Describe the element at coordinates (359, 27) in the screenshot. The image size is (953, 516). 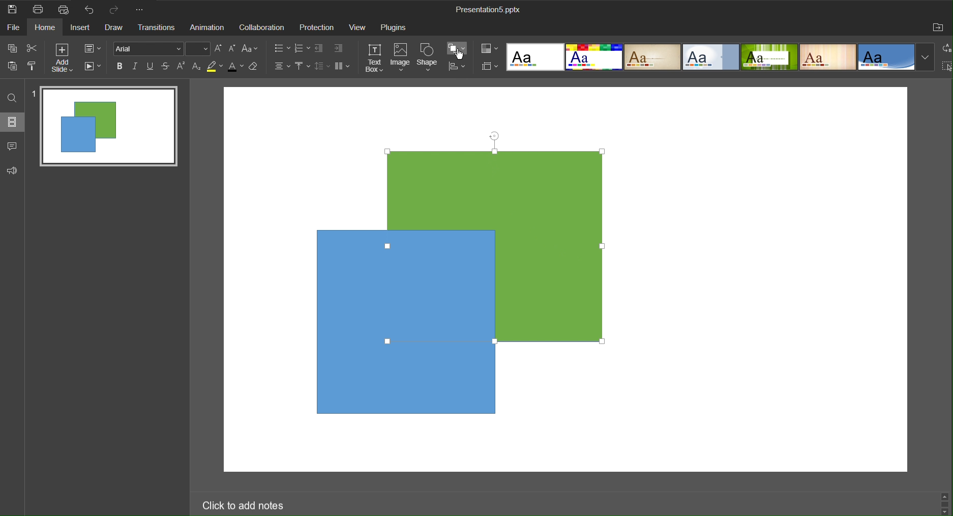
I see `View` at that location.